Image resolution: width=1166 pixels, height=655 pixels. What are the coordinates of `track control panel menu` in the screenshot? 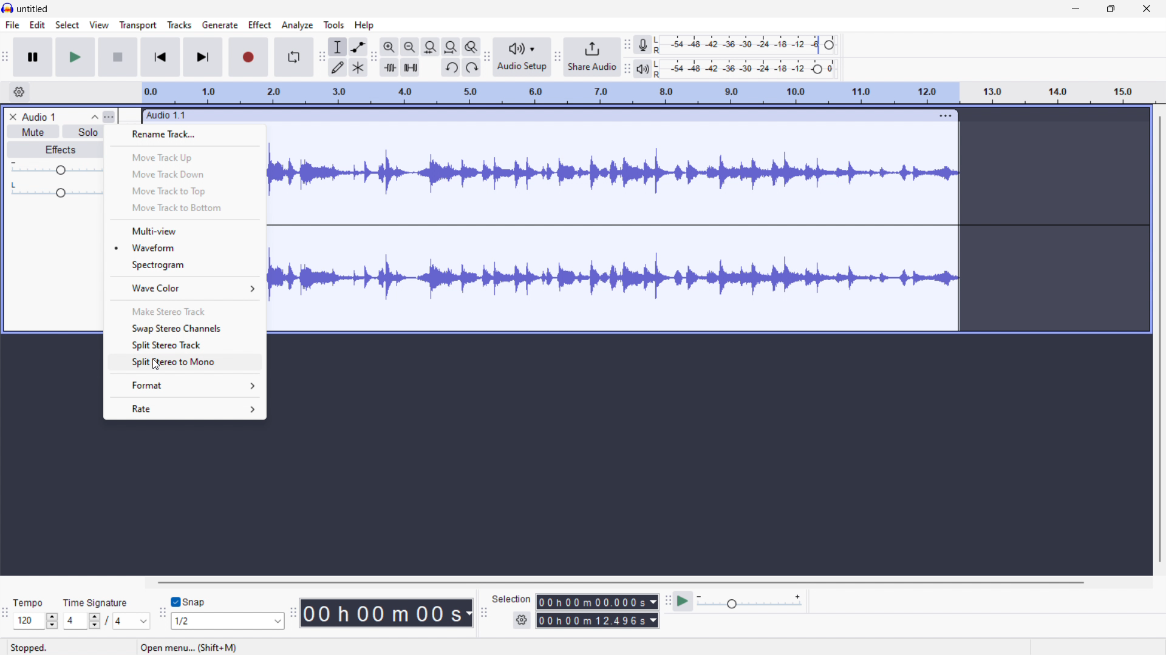 It's located at (109, 117).